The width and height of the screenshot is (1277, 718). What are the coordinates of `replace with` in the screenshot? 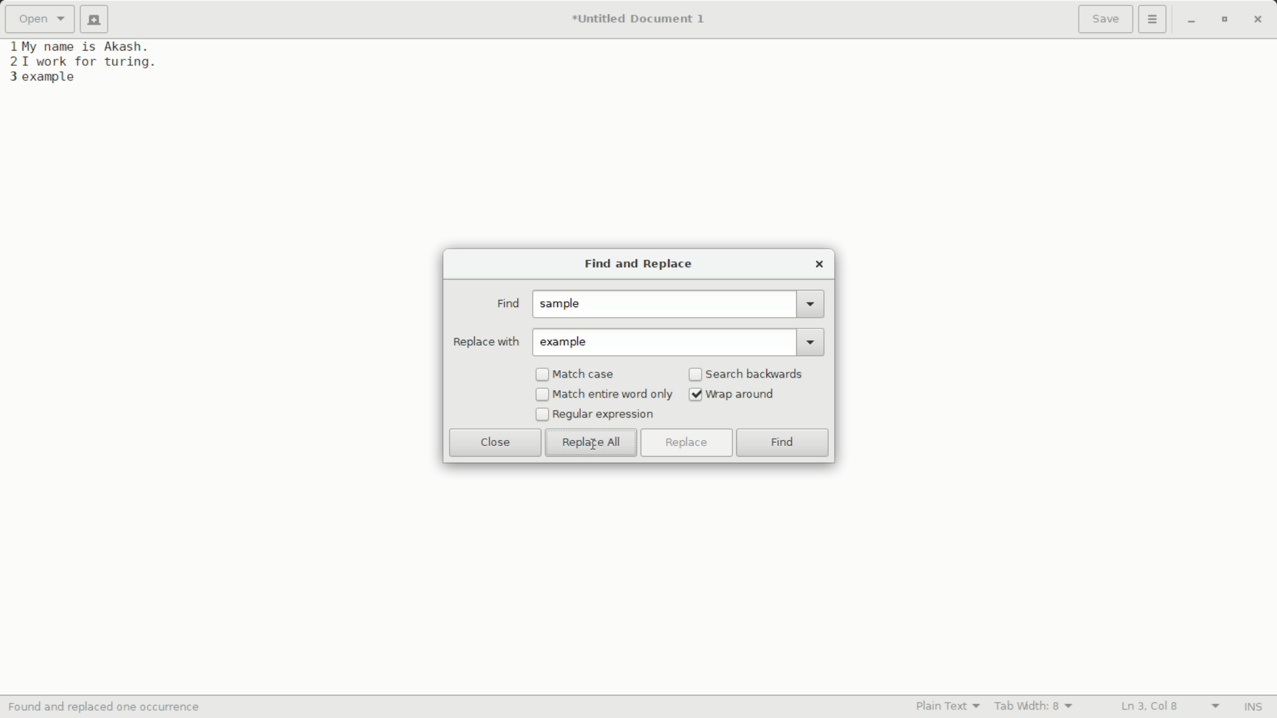 It's located at (486, 342).